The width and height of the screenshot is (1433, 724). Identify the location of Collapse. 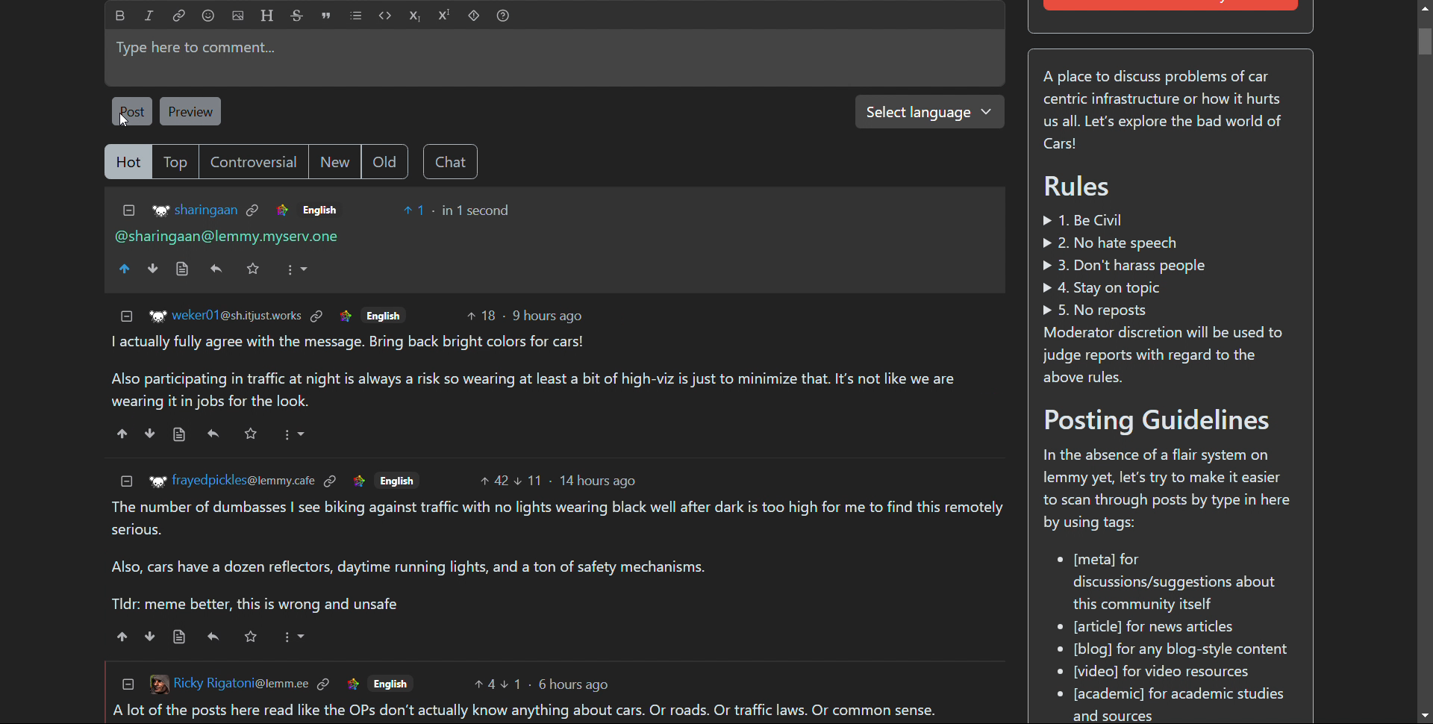
(127, 684).